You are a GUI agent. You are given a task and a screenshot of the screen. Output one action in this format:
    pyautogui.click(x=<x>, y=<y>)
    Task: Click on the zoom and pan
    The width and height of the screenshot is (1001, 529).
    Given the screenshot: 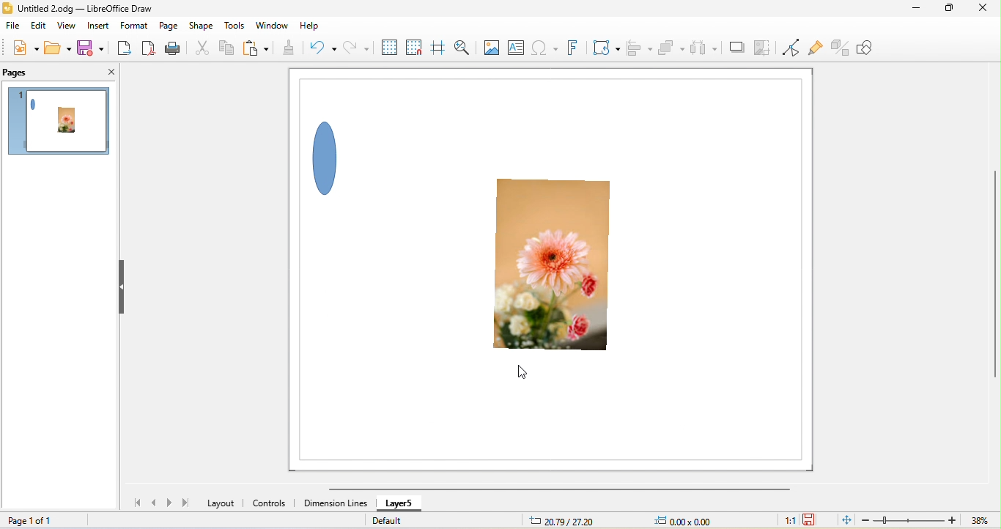 What is the action you would take?
    pyautogui.click(x=454, y=48)
    